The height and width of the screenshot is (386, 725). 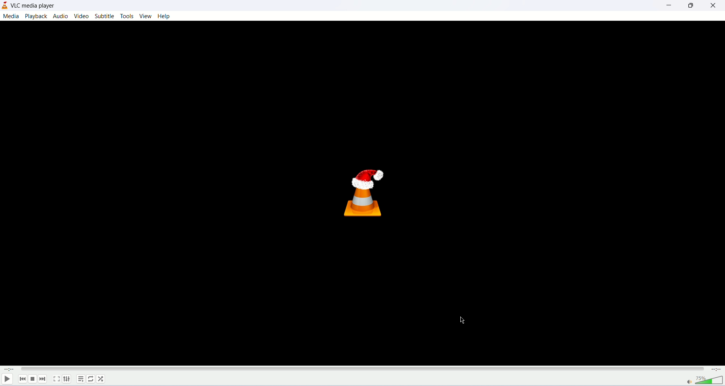 I want to click on main screen, so click(x=362, y=193).